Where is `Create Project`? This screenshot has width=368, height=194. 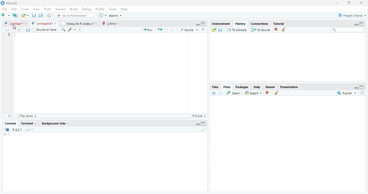
Create Project is located at coordinates (15, 16).